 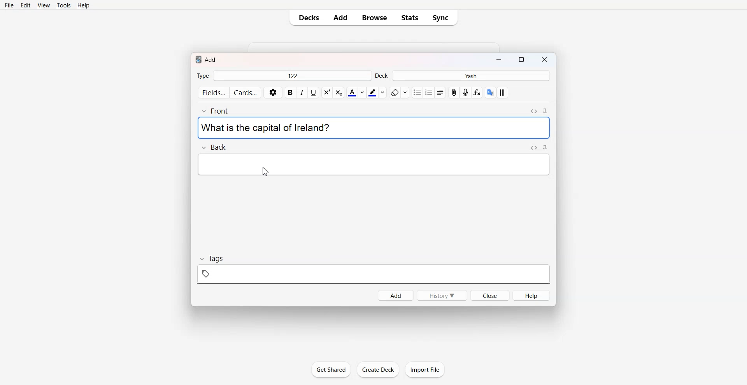 What do you see at coordinates (217, 111) in the screenshot?
I see `Front` at bounding box center [217, 111].